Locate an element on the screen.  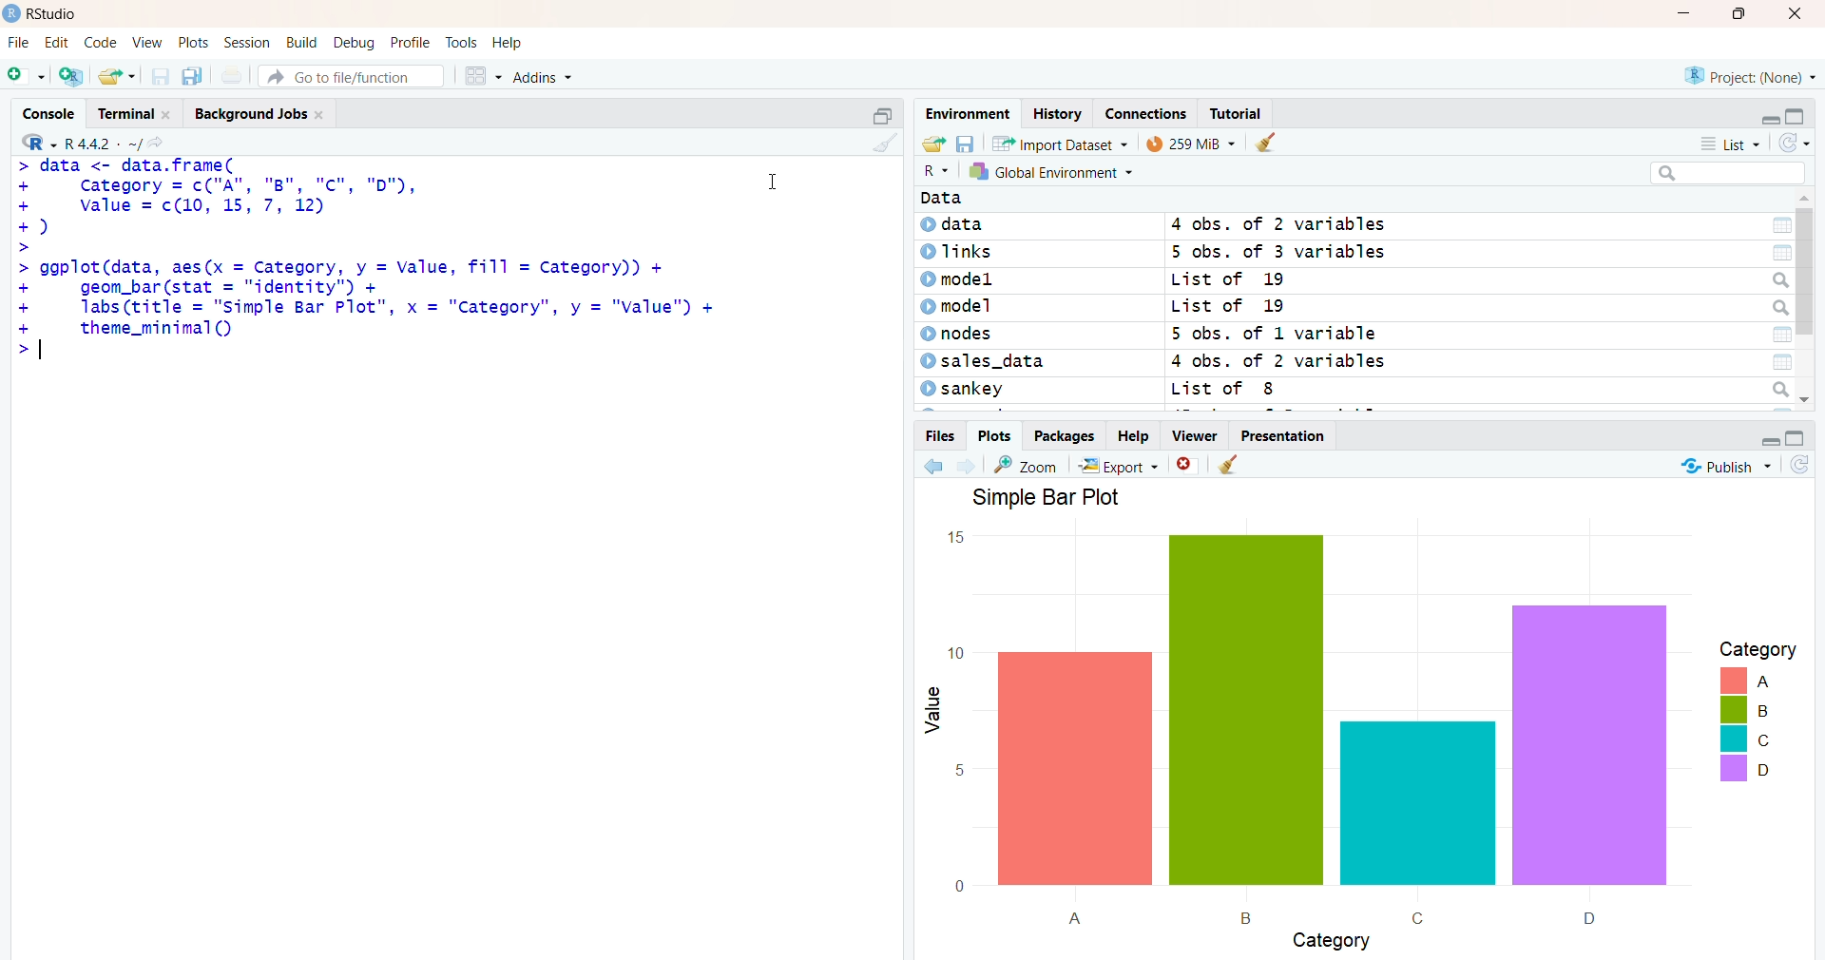
global environment is located at coordinates (1057, 172).